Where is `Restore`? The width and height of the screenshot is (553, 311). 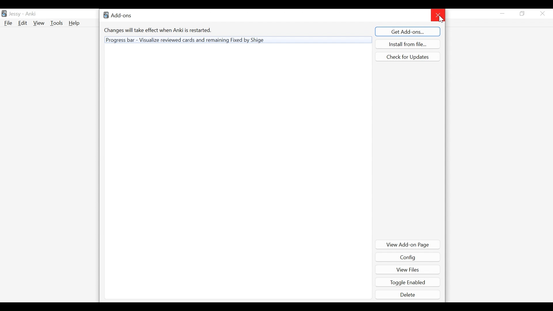 Restore is located at coordinates (522, 14).